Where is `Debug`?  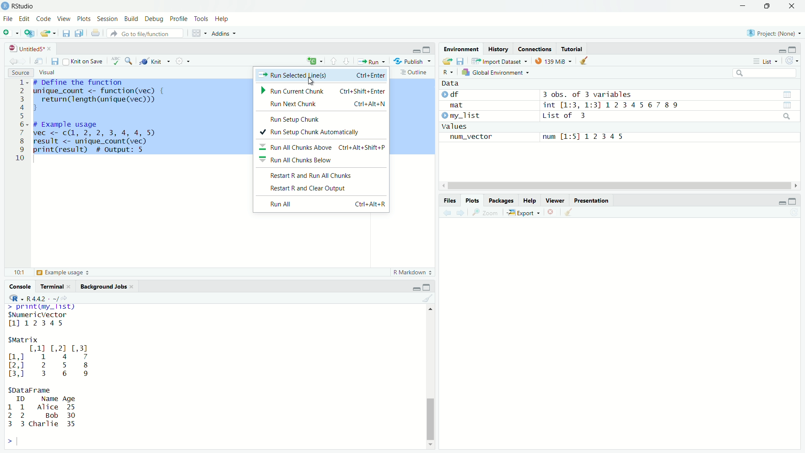 Debug is located at coordinates (155, 19).